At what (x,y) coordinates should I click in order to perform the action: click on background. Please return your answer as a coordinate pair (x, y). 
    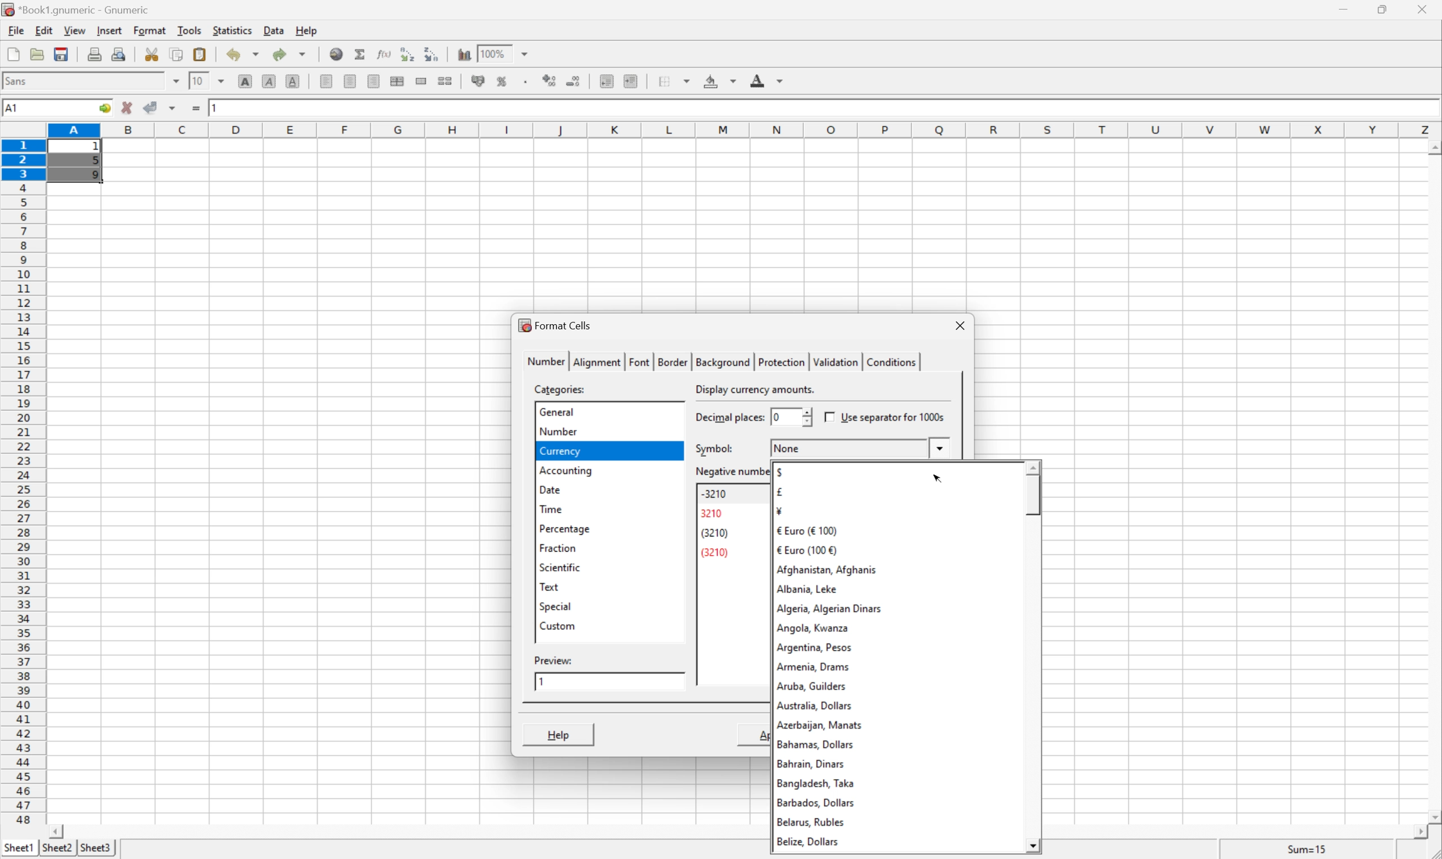
    Looking at the image, I should click on (721, 362).